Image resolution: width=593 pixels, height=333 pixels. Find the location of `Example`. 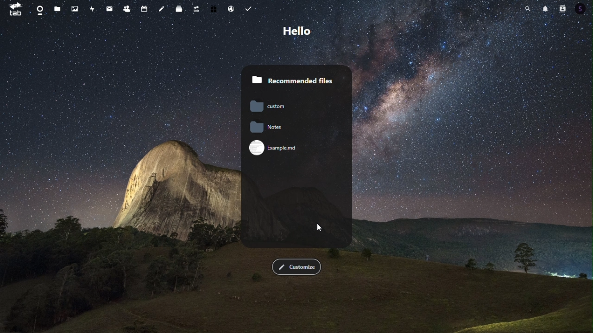

Example is located at coordinates (277, 148).